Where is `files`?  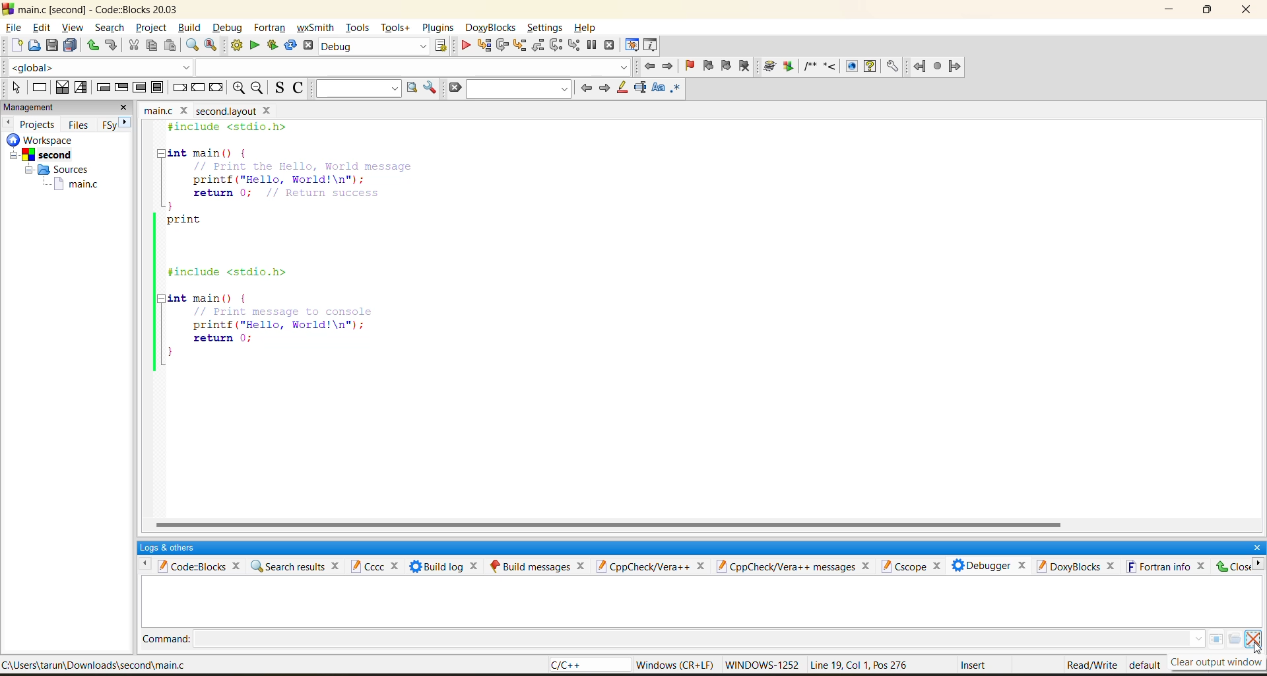 files is located at coordinates (78, 125).